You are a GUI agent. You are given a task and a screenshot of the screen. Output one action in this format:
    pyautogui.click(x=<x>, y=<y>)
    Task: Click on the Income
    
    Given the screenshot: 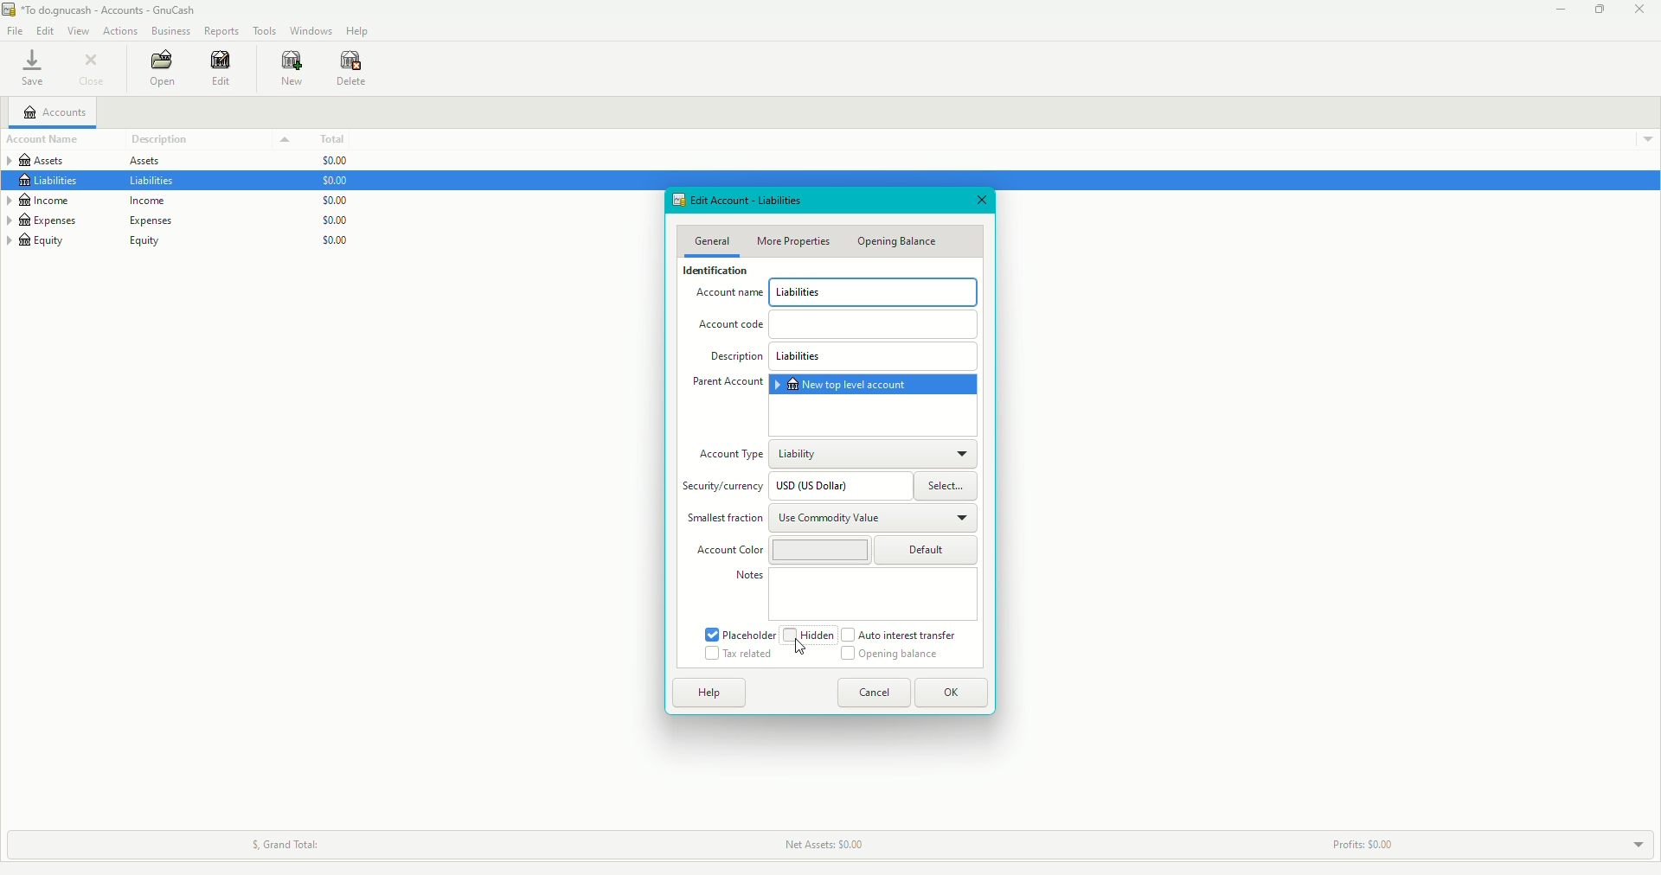 What is the action you would take?
    pyautogui.click(x=86, y=201)
    